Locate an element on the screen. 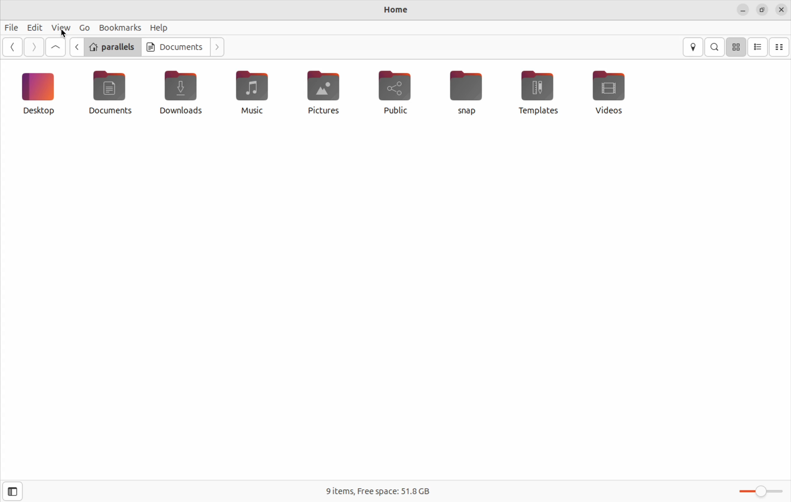 This screenshot has height=502, width=791. close files is located at coordinates (781, 10).